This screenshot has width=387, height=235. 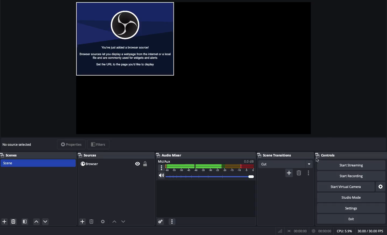 I want to click on Remove, so click(x=14, y=222).